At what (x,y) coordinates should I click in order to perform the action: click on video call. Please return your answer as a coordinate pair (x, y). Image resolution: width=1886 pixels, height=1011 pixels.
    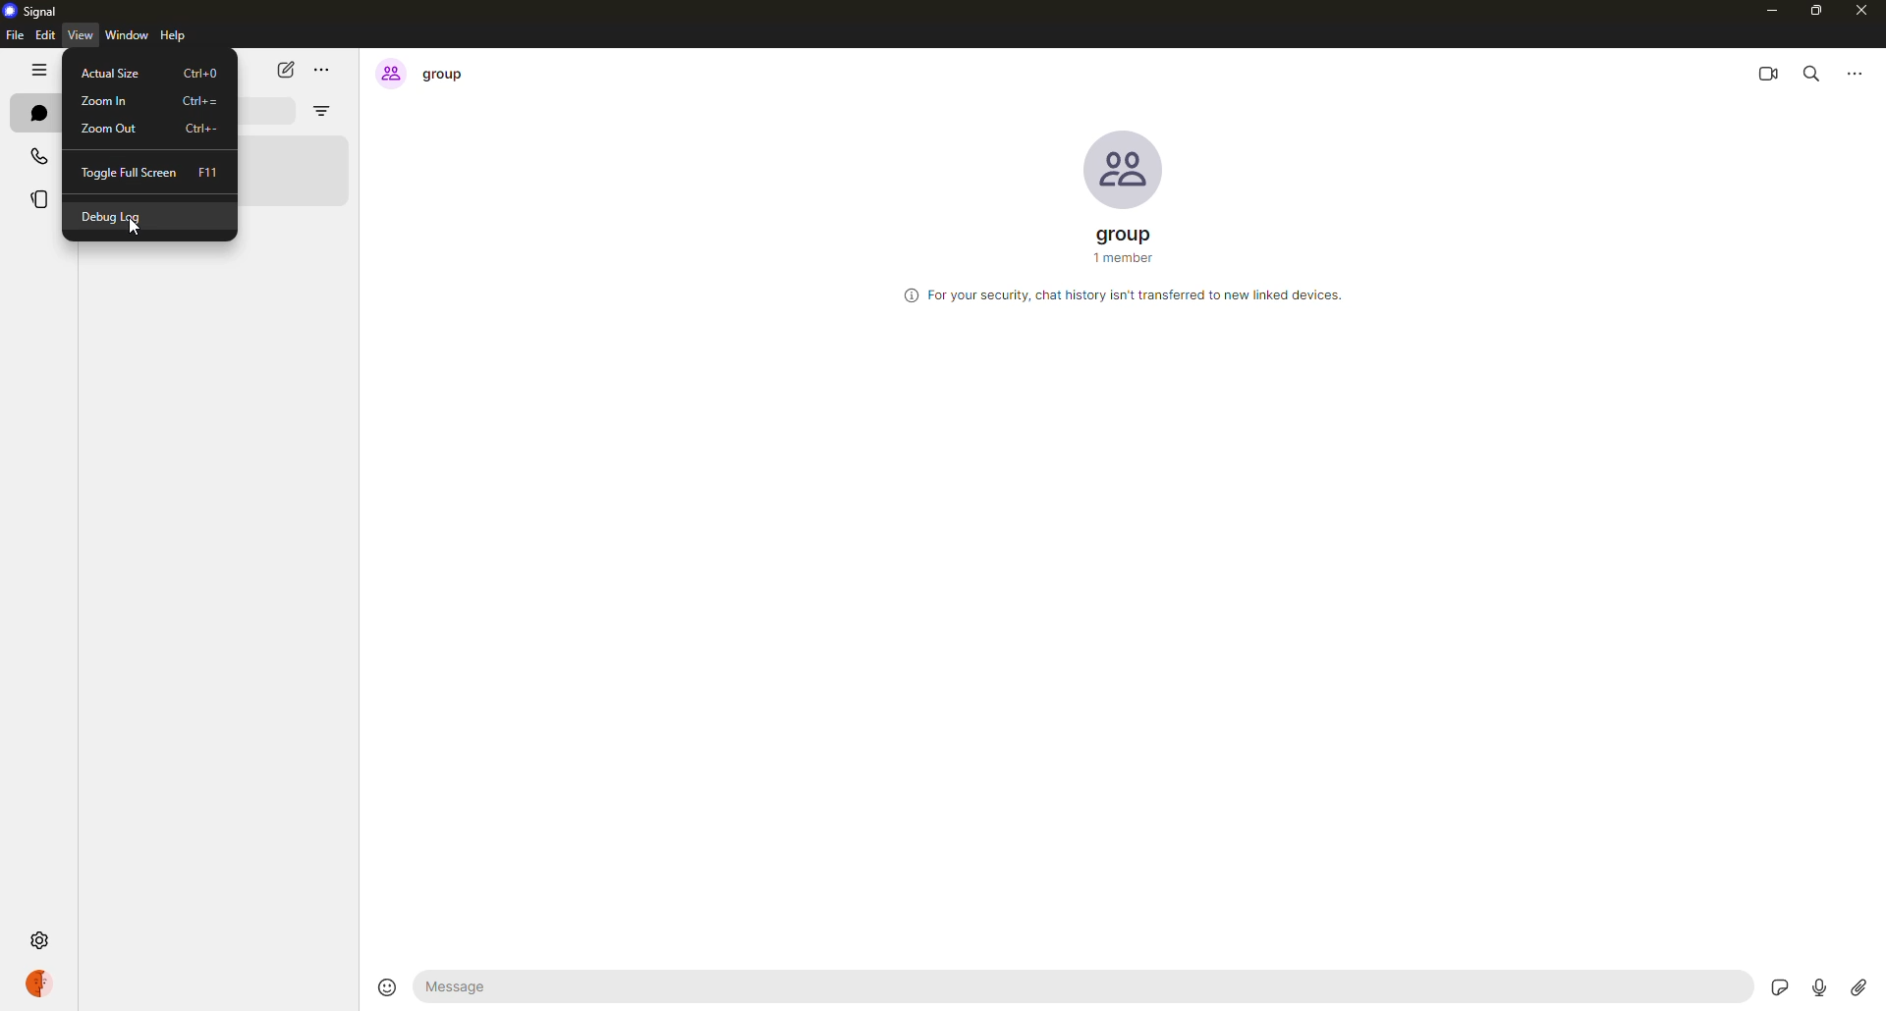
    Looking at the image, I should click on (1771, 70).